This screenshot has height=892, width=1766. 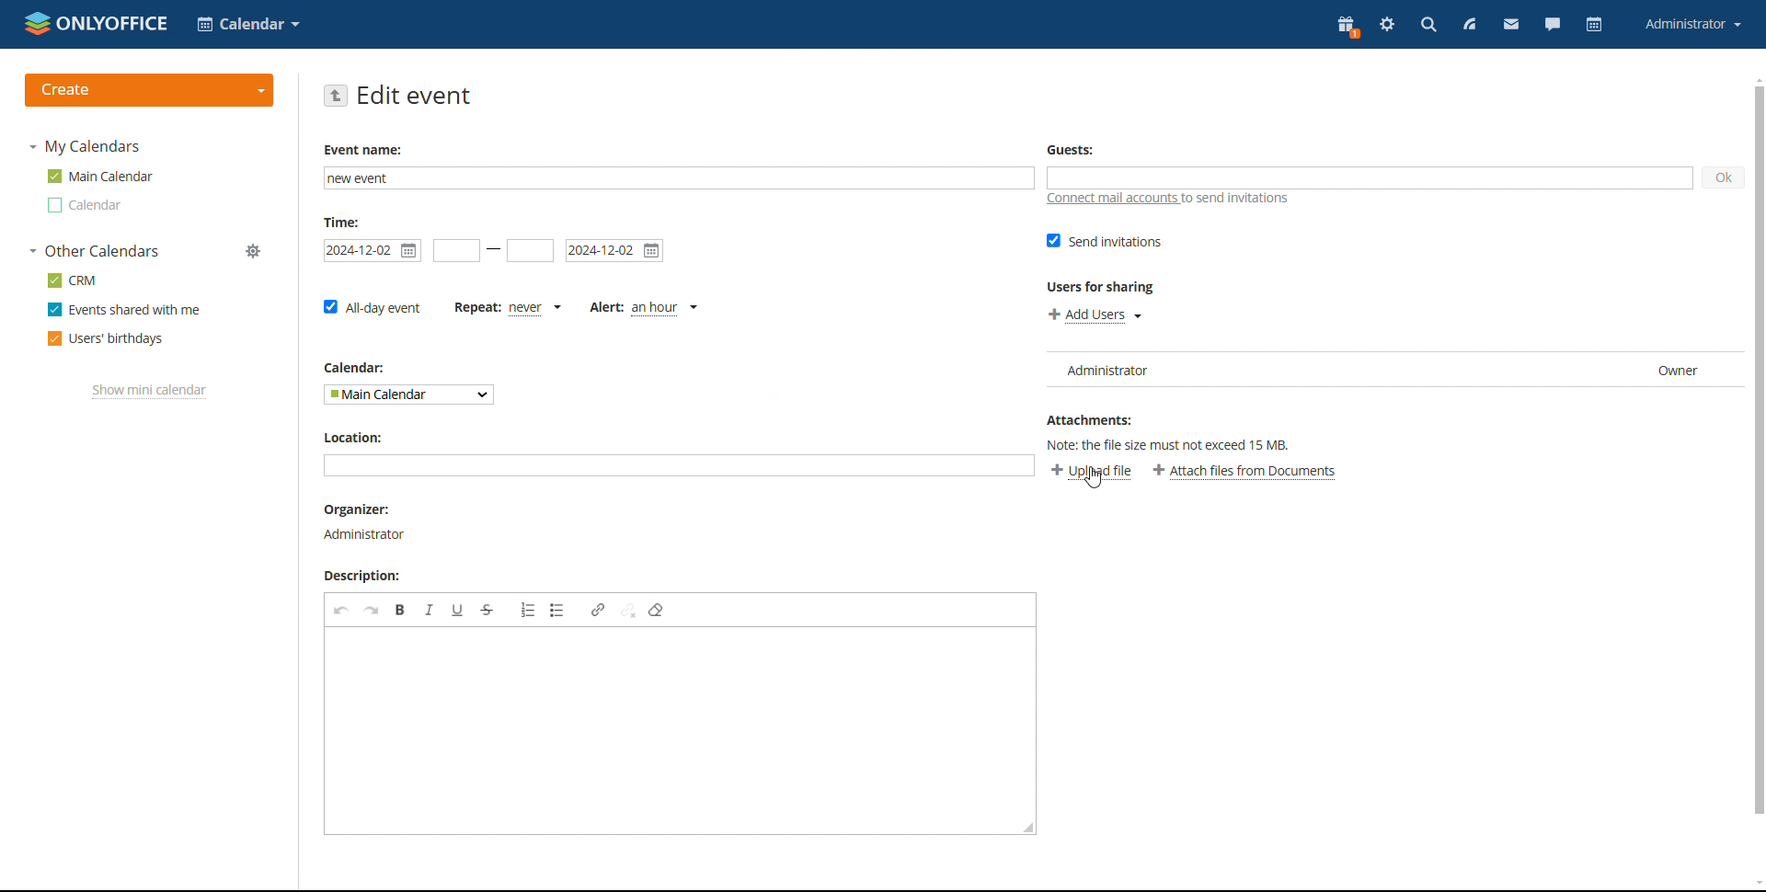 What do you see at coordinates (1093, 316) in the screenshot?
I see `add users` at bounding box center [1093, 316].